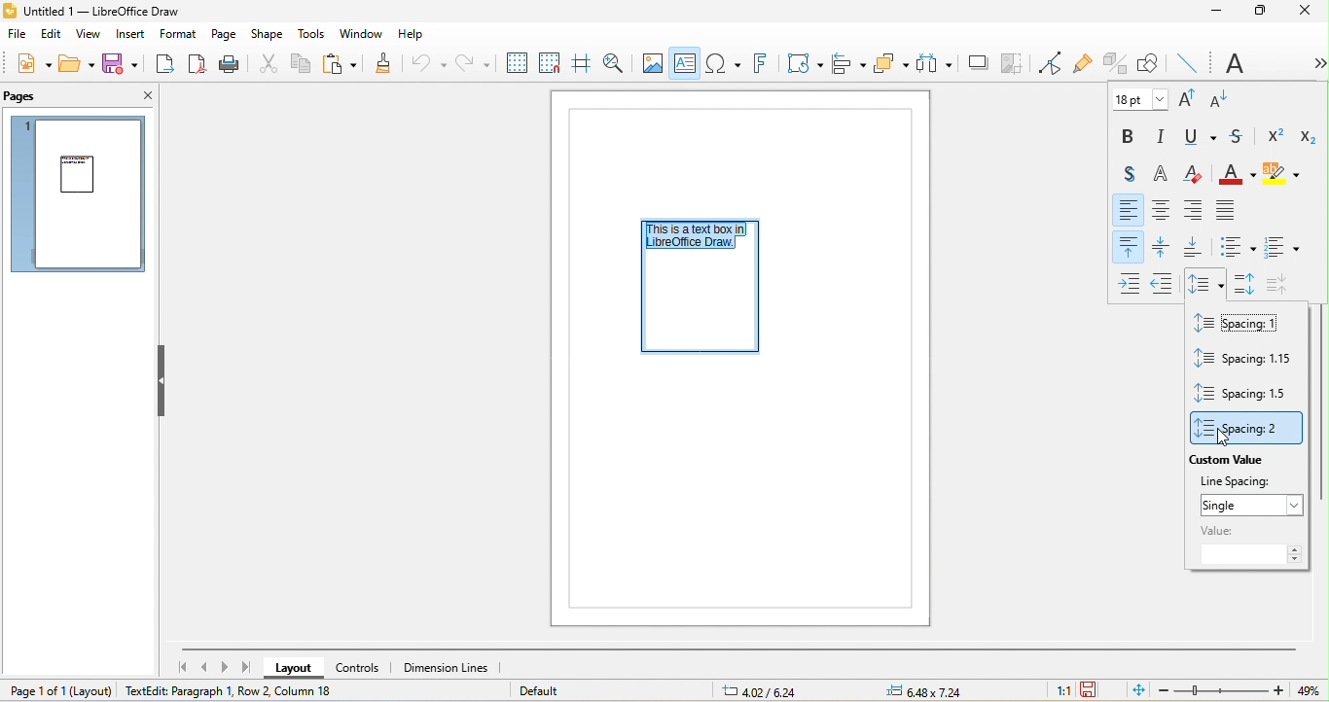 Image resolution: width=1329 pixels, height=702 pixels. Describe the element at coordinates (1240, 135) in the screenshot. I see `strikethrough` at that location.